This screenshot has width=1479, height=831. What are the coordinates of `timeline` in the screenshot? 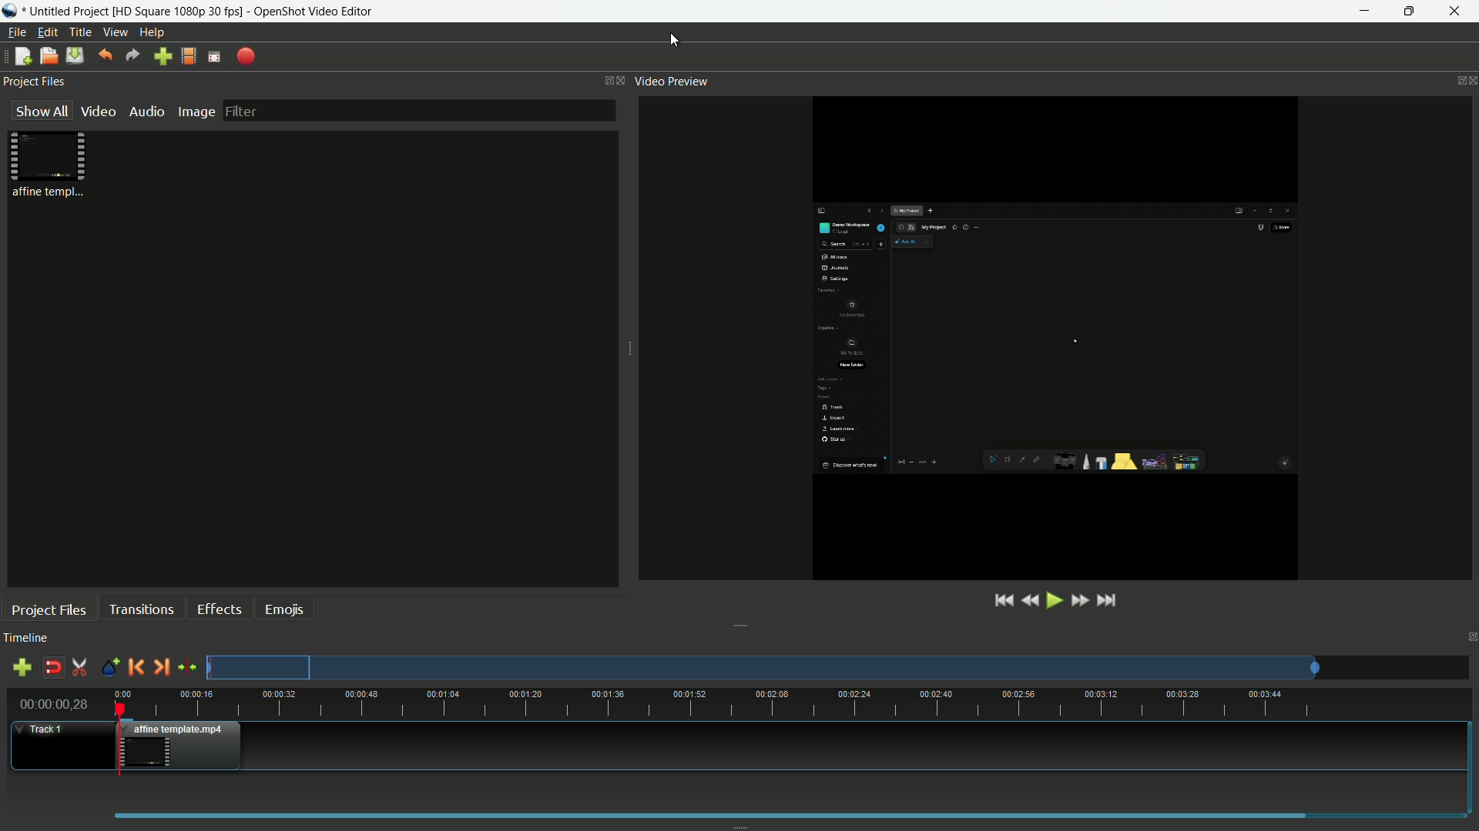 It's located at (26, 639).